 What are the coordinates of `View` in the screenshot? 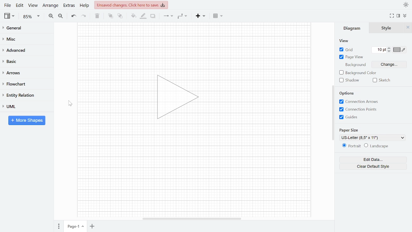 It's located at (10, 16).